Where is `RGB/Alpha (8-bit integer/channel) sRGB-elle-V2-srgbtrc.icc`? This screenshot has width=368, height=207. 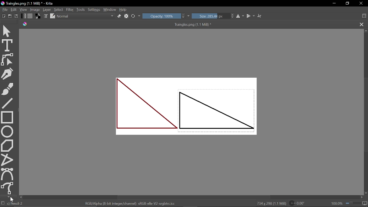
RGB/Alpha (8-bit integer/channel) sRGB-elle-V2-srgbtrc.icc is located at coordinates (131, 203).